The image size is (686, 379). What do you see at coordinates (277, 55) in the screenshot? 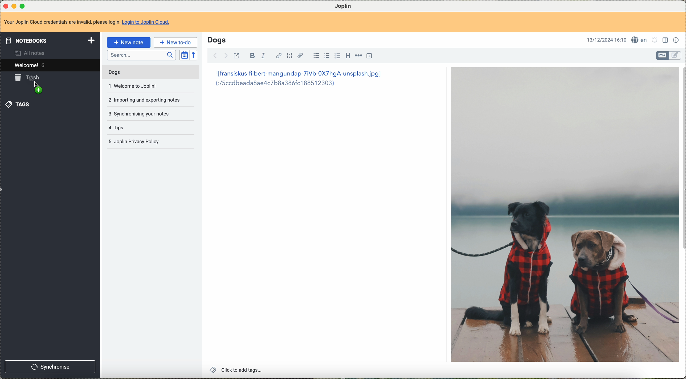
I see `hyperlink` at bounding box center [277, 55].